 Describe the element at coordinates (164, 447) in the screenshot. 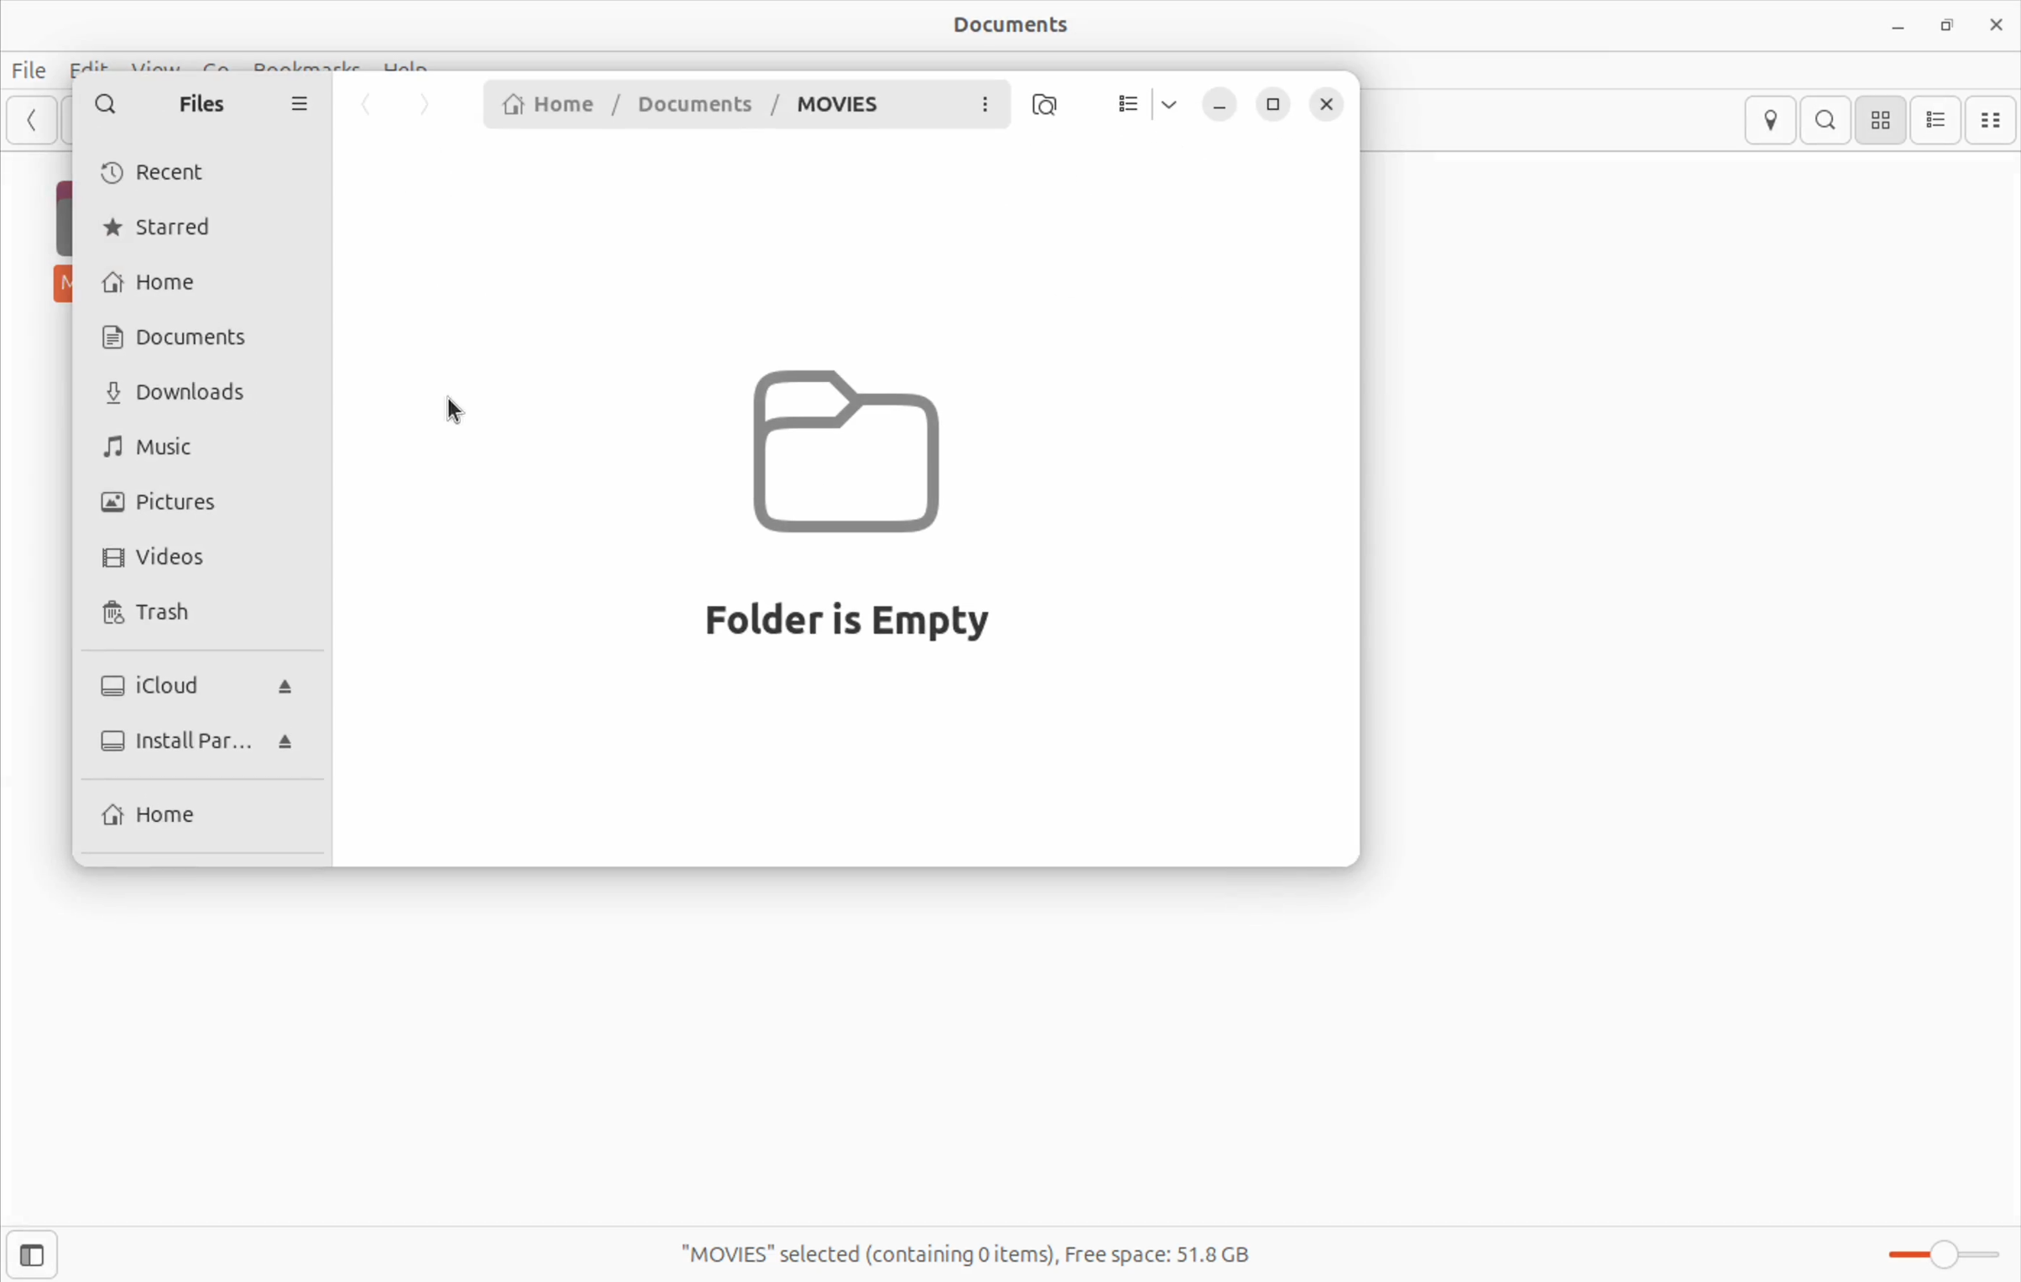

I see `Music` at that location.